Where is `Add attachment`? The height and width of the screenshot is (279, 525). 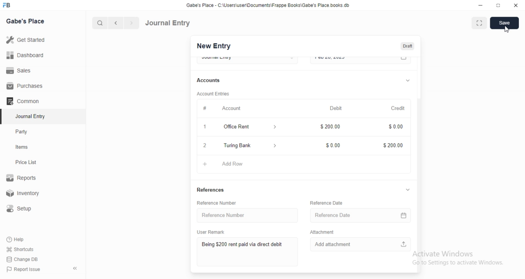
Add attachment is located at coordinates (362, 245).